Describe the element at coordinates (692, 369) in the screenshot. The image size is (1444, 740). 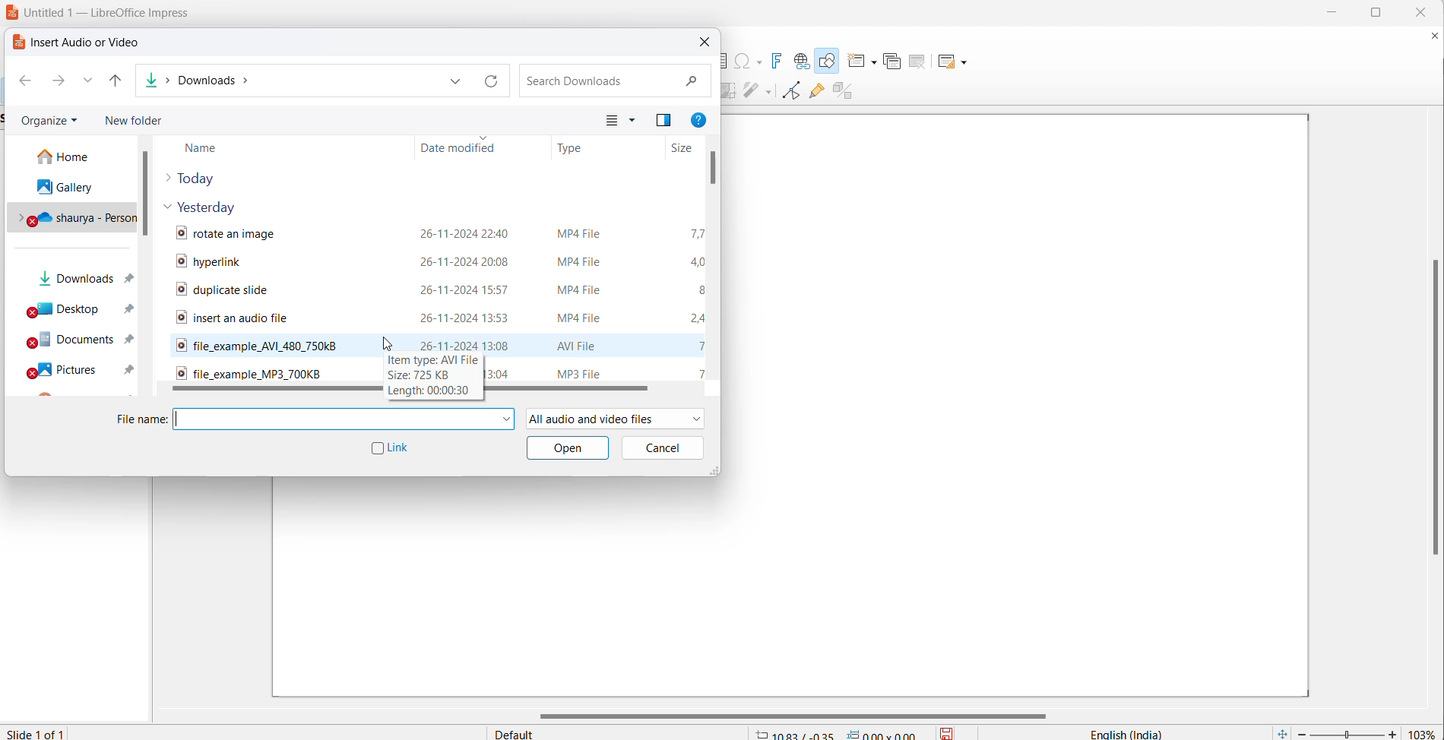
I see `audio file size` at that location.